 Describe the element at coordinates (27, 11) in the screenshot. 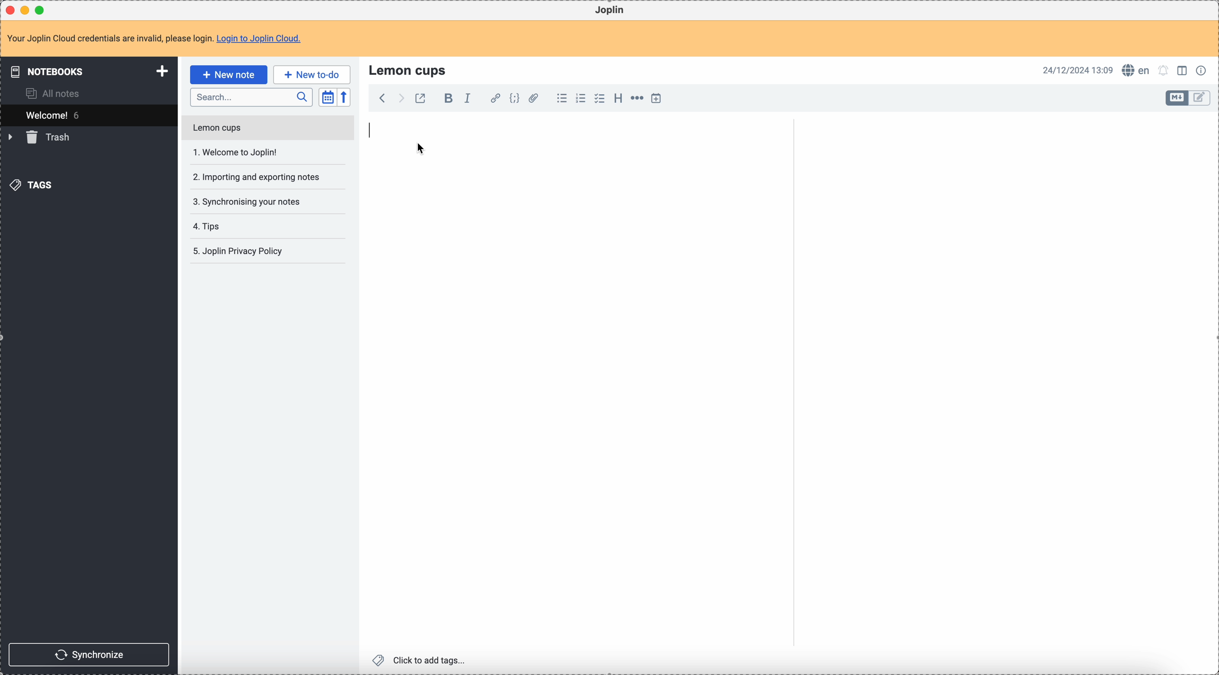

I see `minimize` at that location.